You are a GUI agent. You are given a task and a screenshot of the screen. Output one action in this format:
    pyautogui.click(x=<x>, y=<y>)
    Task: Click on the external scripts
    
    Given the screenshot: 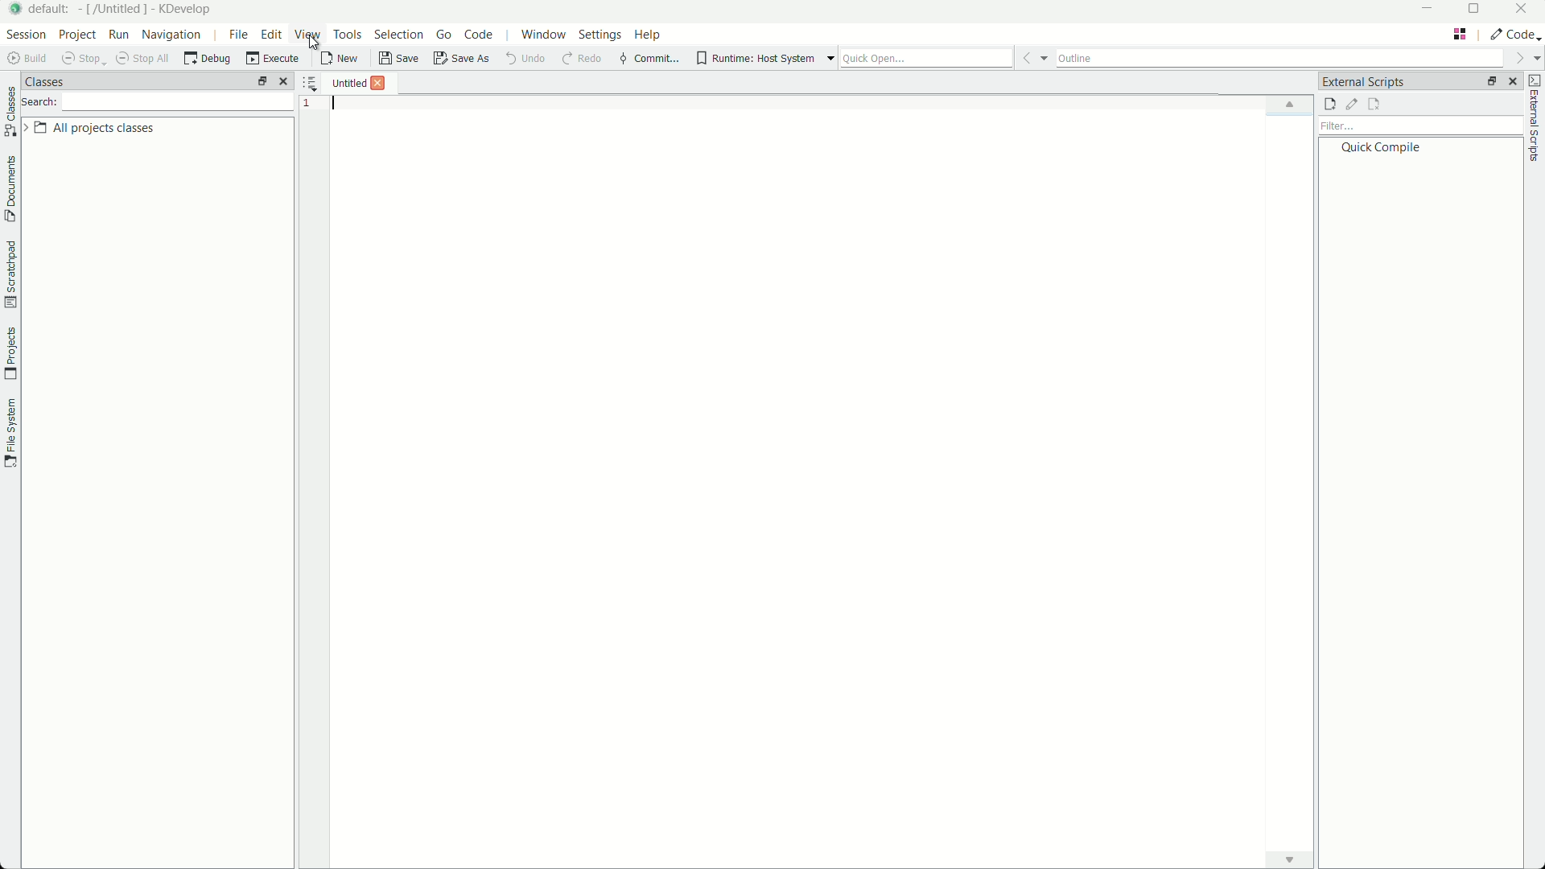 What is the action you would take?
    pyautogui.click(x=1364, y=83)
    